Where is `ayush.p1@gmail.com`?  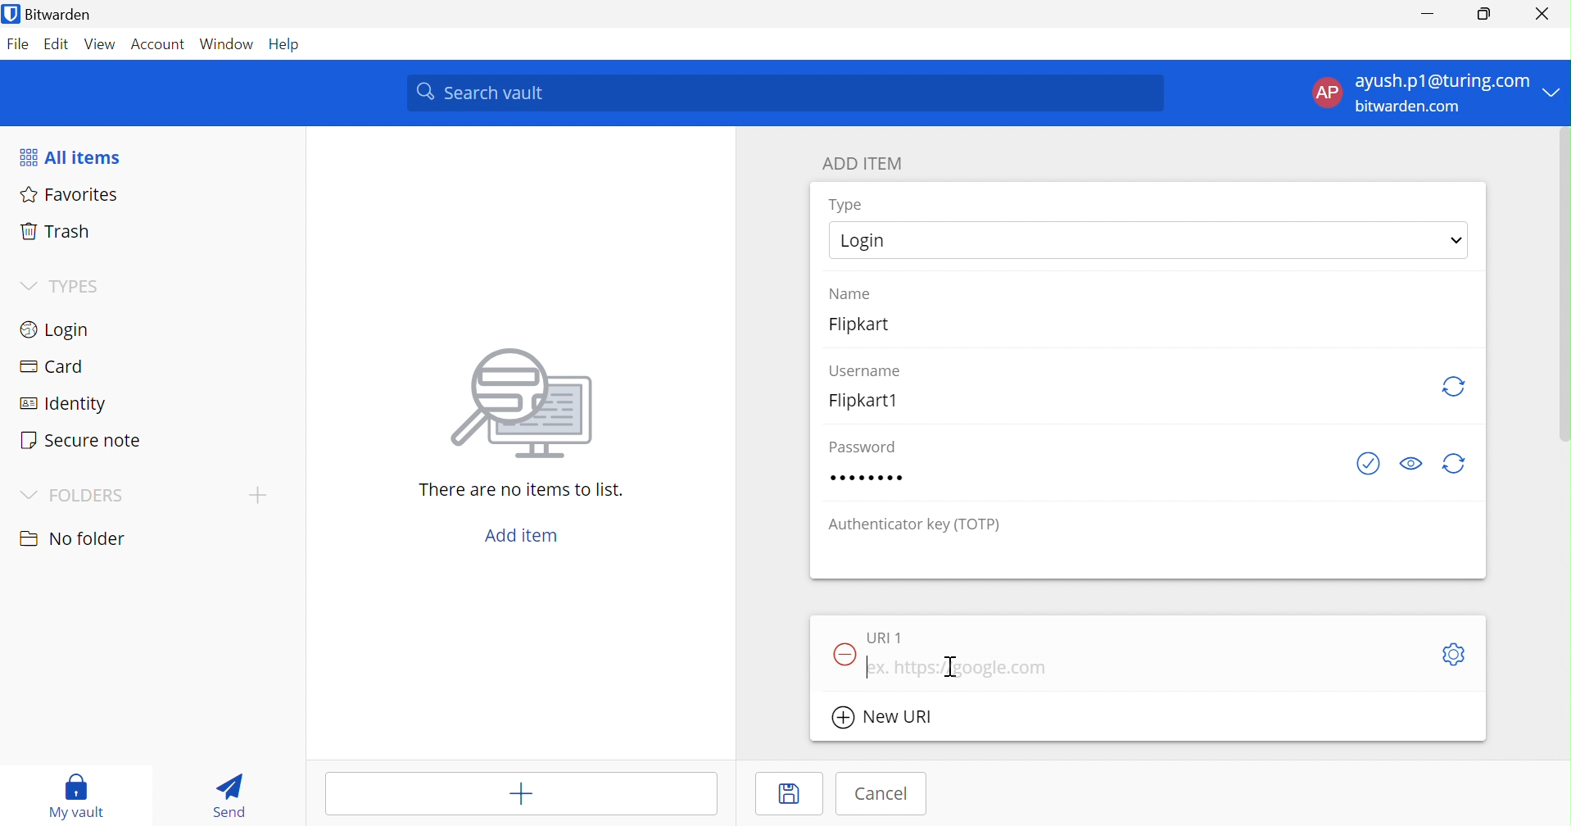 ayush.p1@gmail.com is located at coordinates (1440, 84).